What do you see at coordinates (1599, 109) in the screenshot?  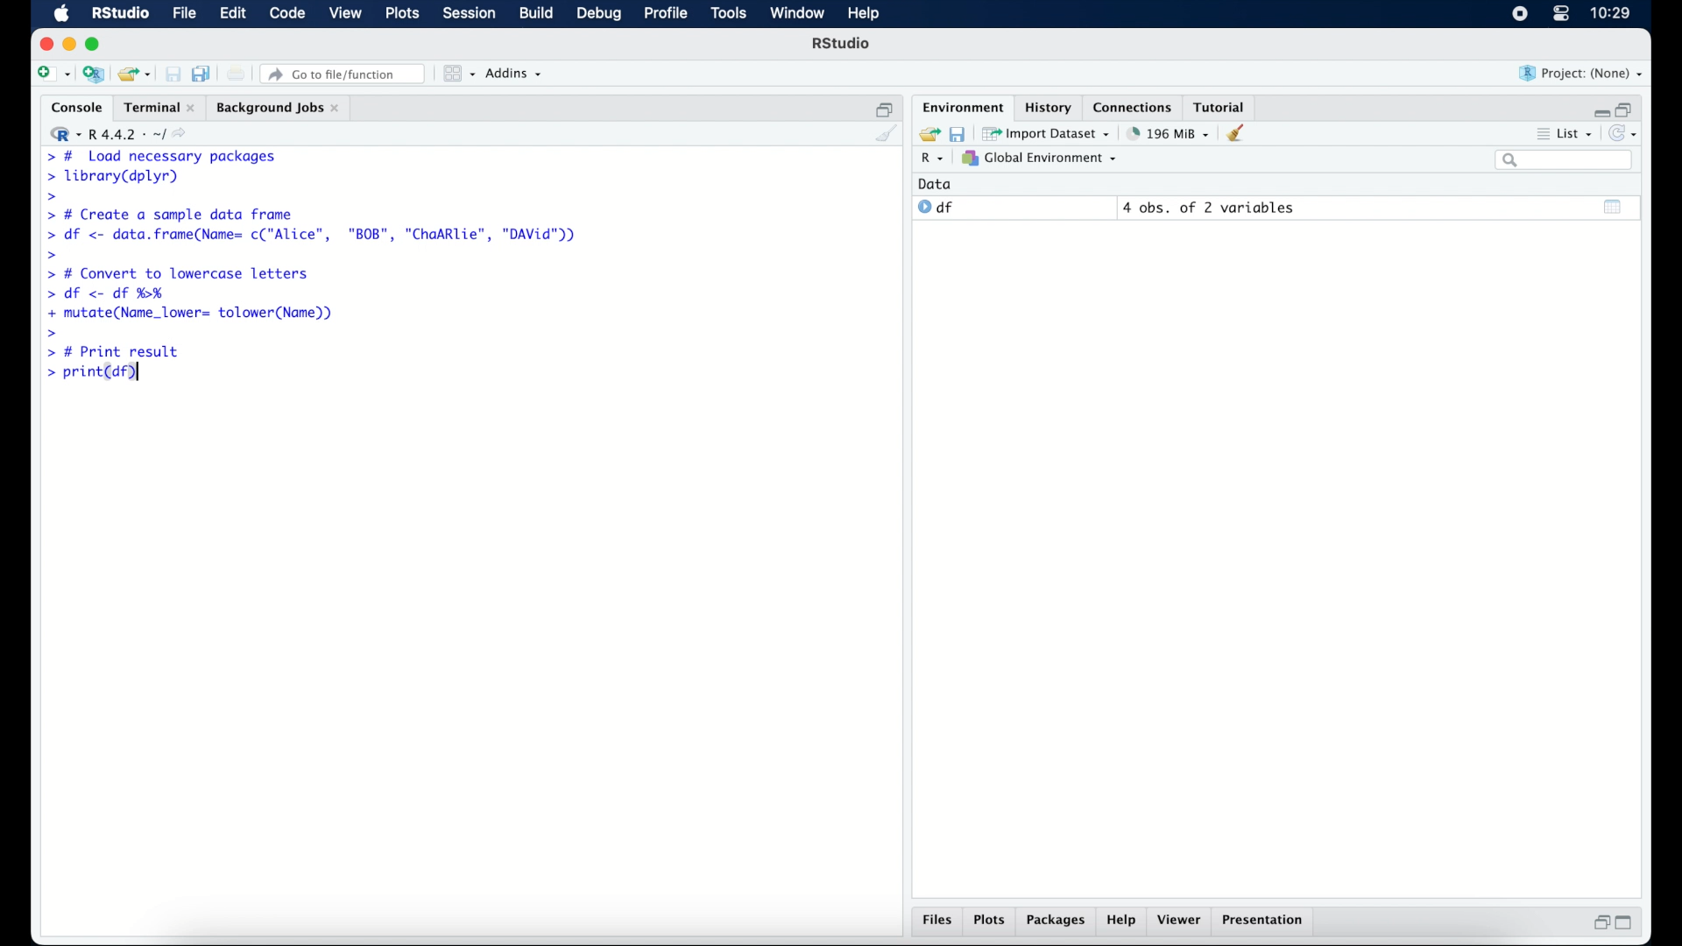 I see `minimize` at bounding box center [1599, 109].